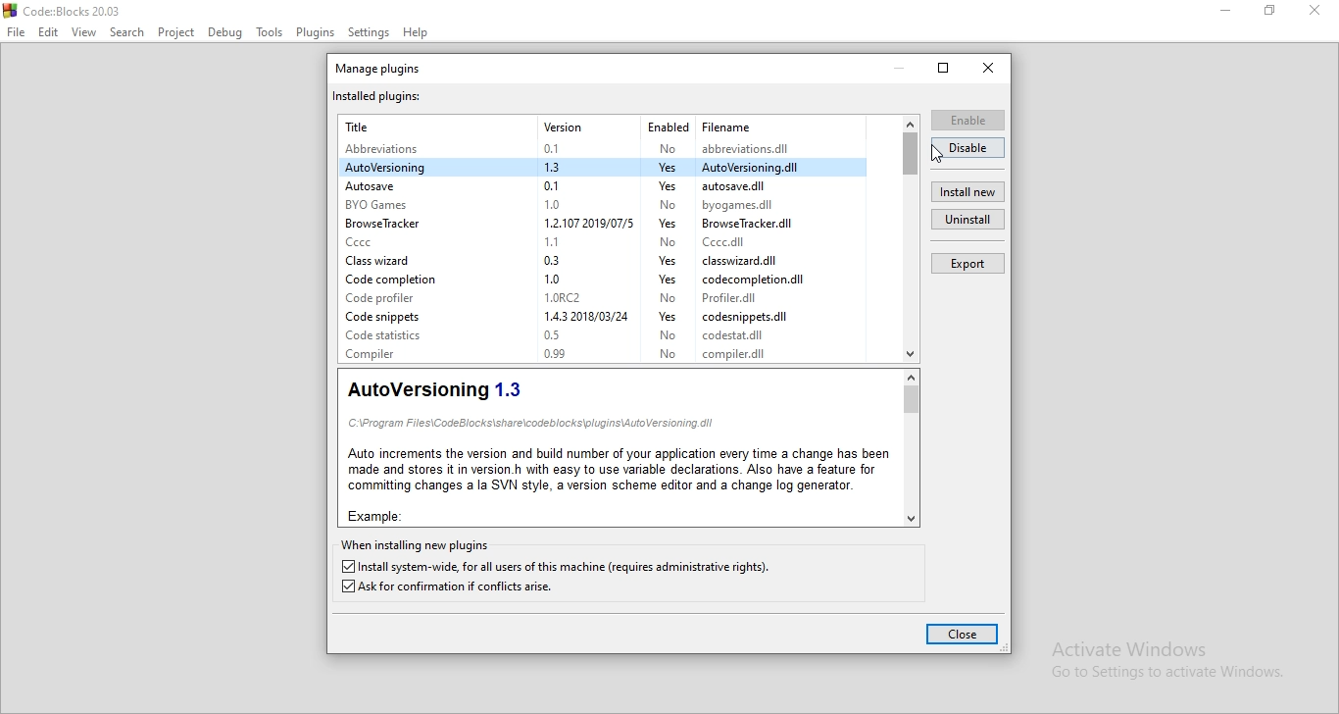  Describe the element at coordinates (667, 224) in the screenshot. I see `yes` at that location.